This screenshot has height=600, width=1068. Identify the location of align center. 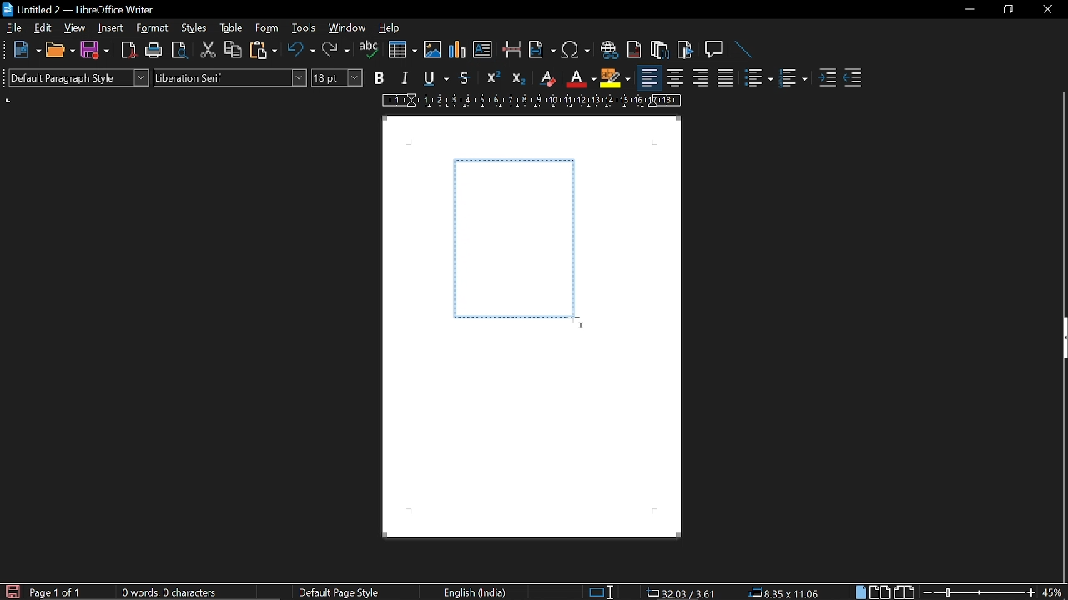
(675, 79).